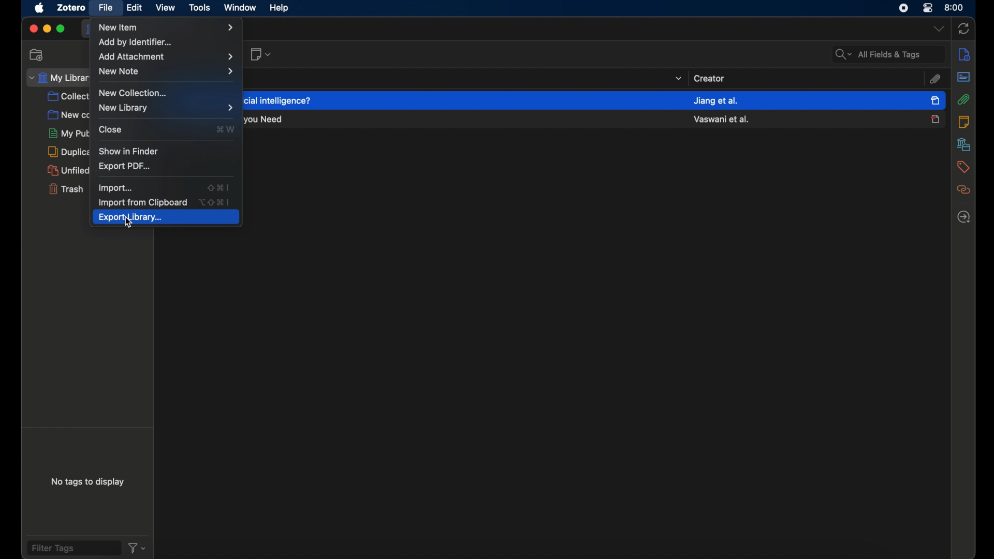 The width and height of the screenshot is (994, 559). Describe the element at coordinates (67, 170) in the screenshot. I see `unified items` at that location.